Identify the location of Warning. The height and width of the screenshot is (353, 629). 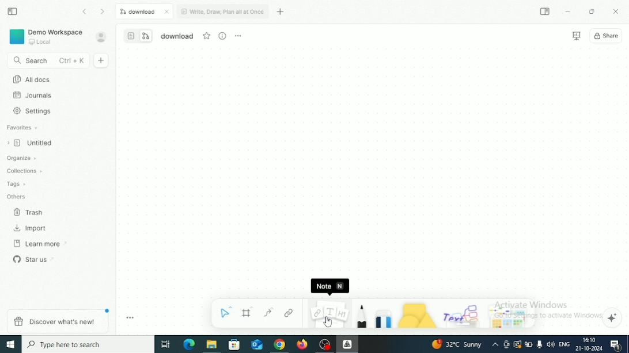
(873, 581).